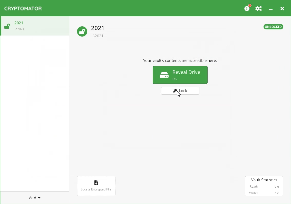  Describe the element at coordinates (35, 197) in the screenshot. I see `Add` at that location.